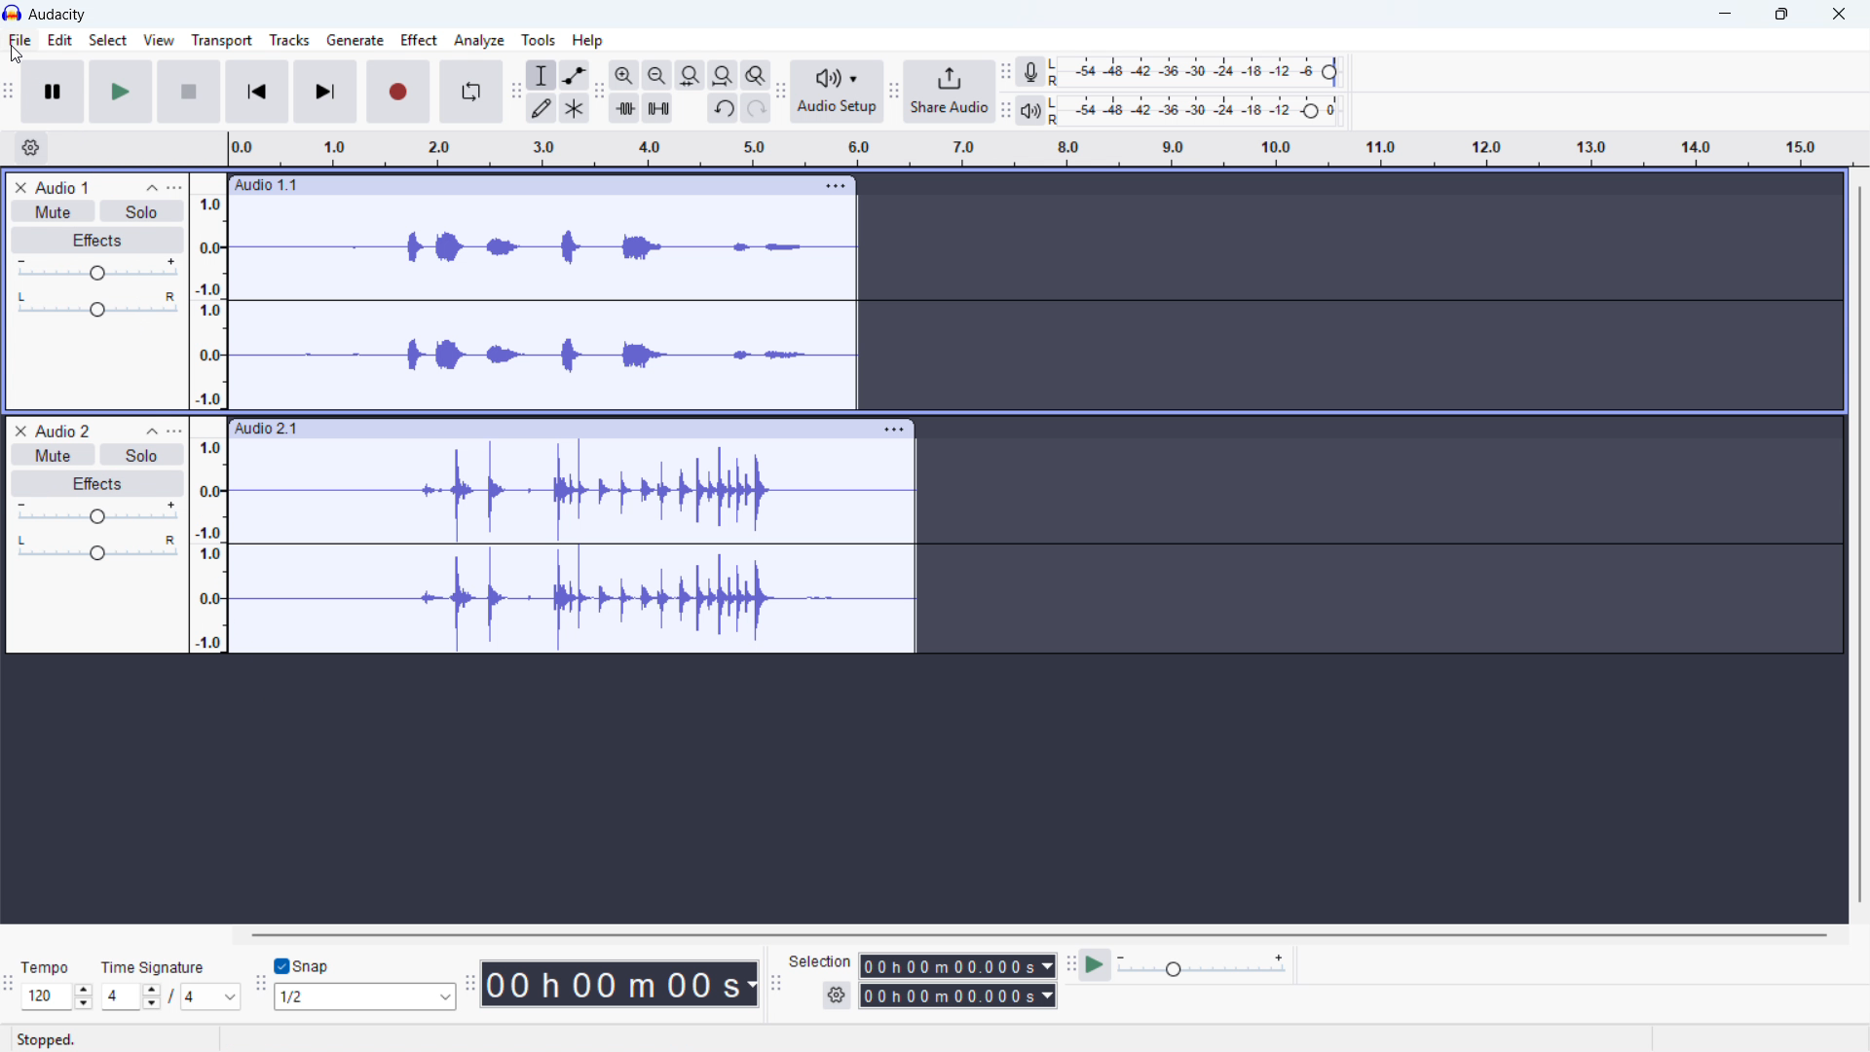 The width and height of the screenshot is (1870, 1052). Describe the element at coordinates (757, 108) in the screenshot. I see `Redo` at that location.